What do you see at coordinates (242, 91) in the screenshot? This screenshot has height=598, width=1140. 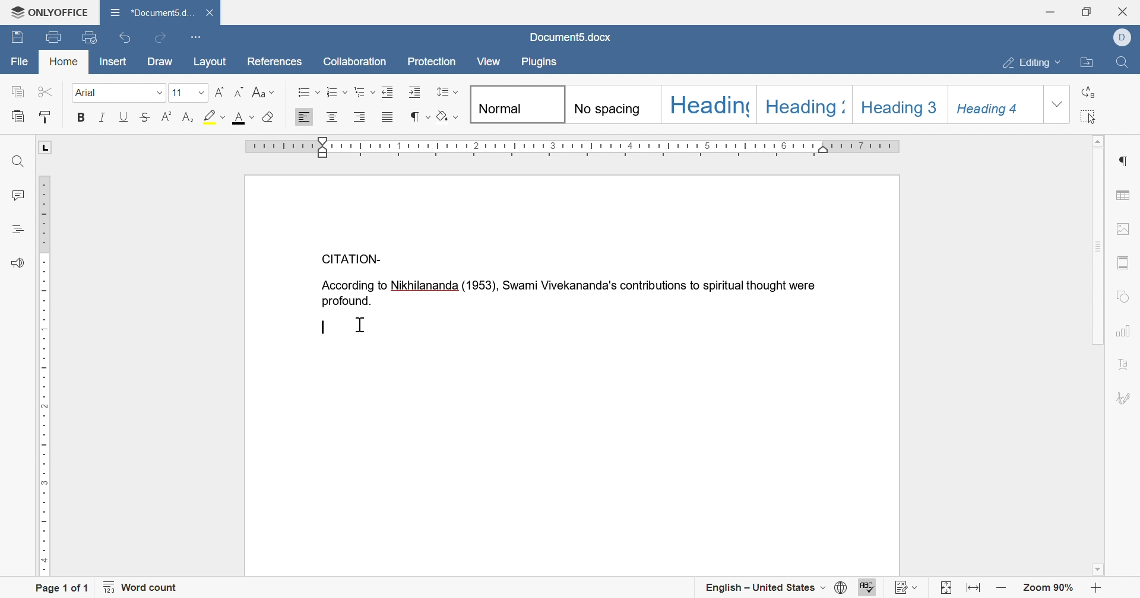 I see `decrement font size` at bounding box center [242, 91].